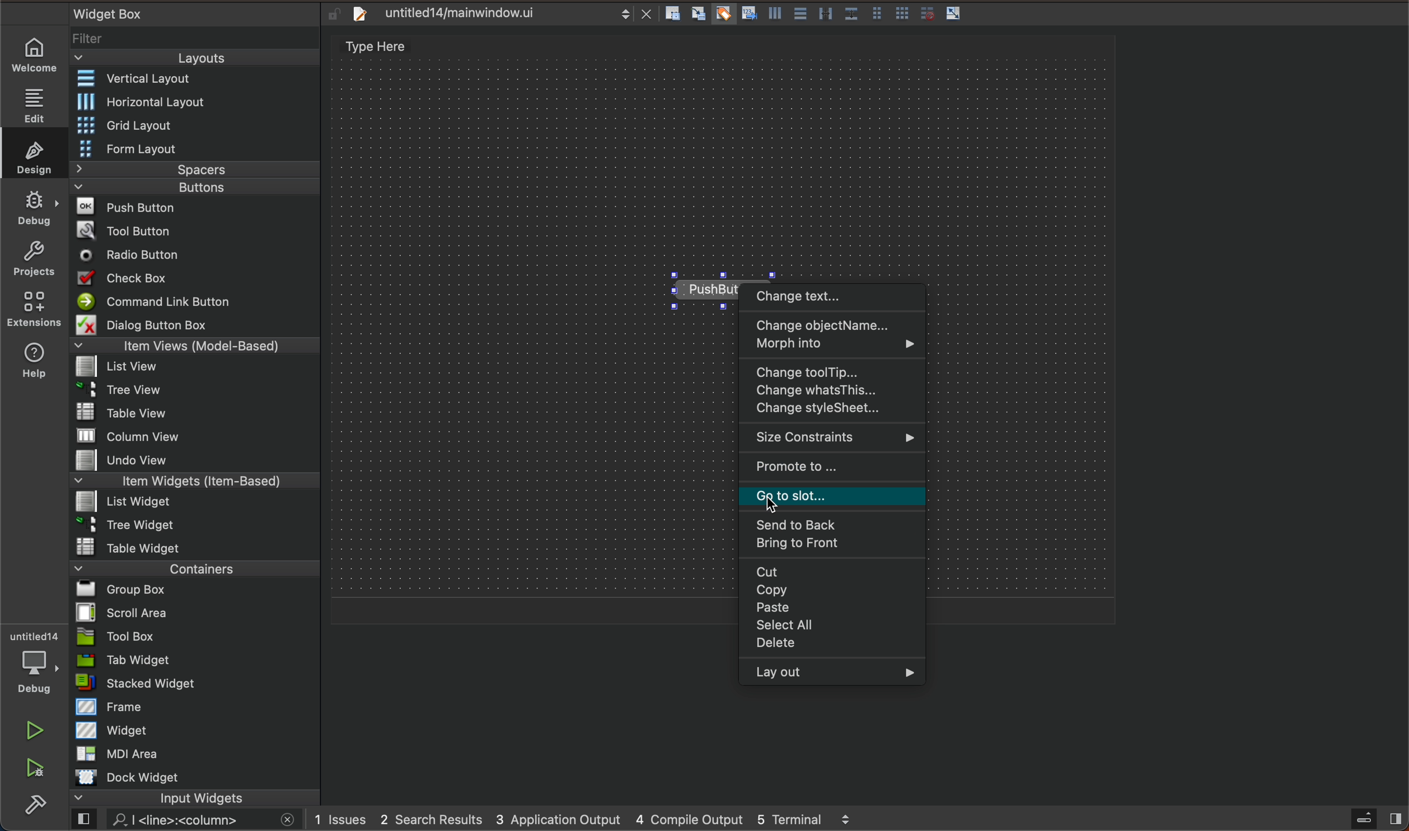 Image resolution: width=1409 pixels, height=831 pixels. I want to click on checkbox, so click(196, 280).